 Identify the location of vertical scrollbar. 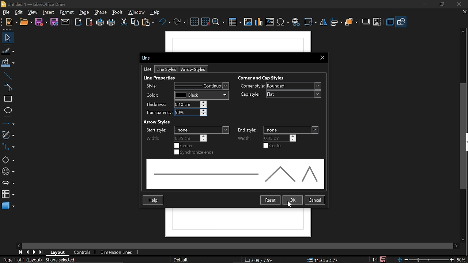
(463, 136).